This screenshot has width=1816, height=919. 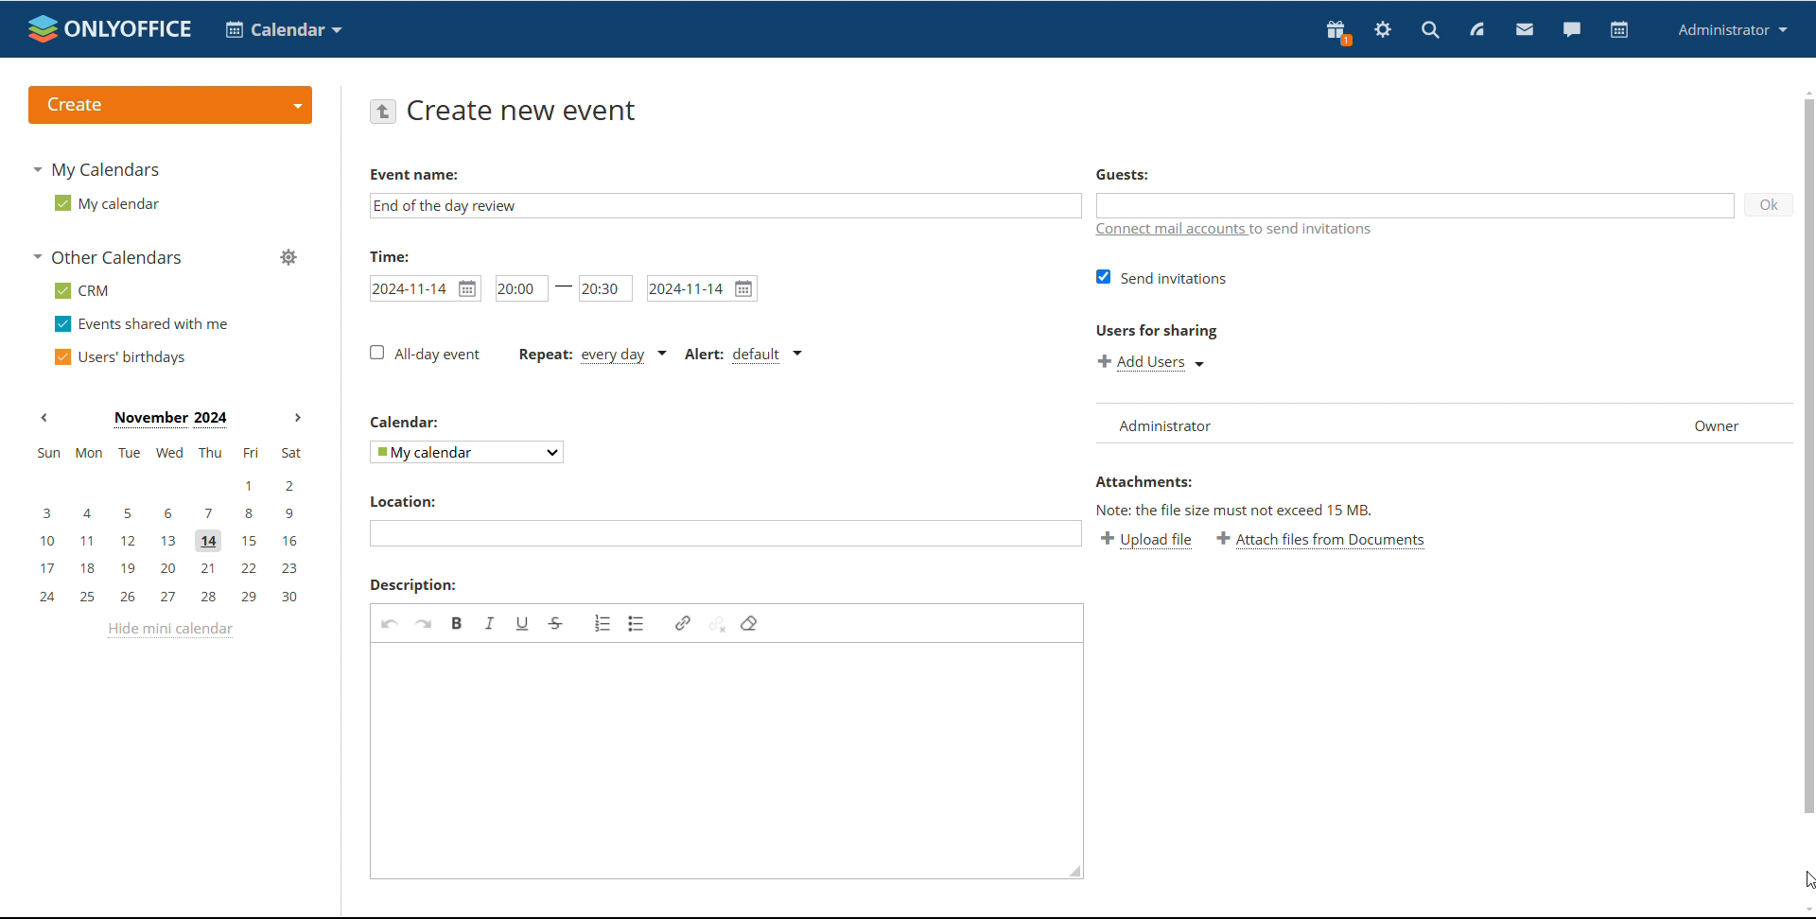 I want to click on hide mini calendar, so click(x=169, y=630).